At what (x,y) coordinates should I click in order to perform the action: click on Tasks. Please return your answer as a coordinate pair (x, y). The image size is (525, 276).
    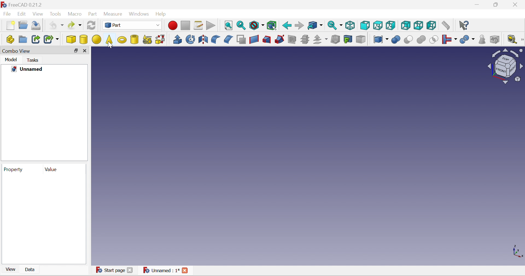
    Looking at the image, I should click on (34, 61).